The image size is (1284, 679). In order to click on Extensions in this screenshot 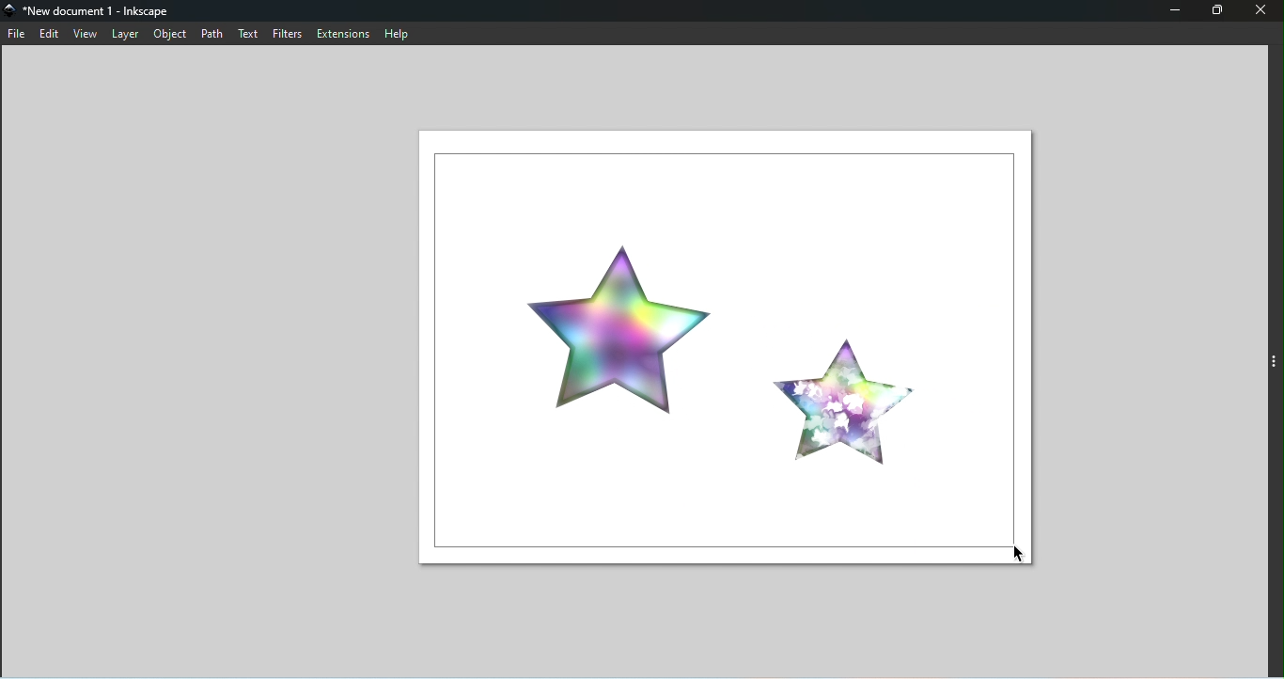, I will do `click(344, 33)`.